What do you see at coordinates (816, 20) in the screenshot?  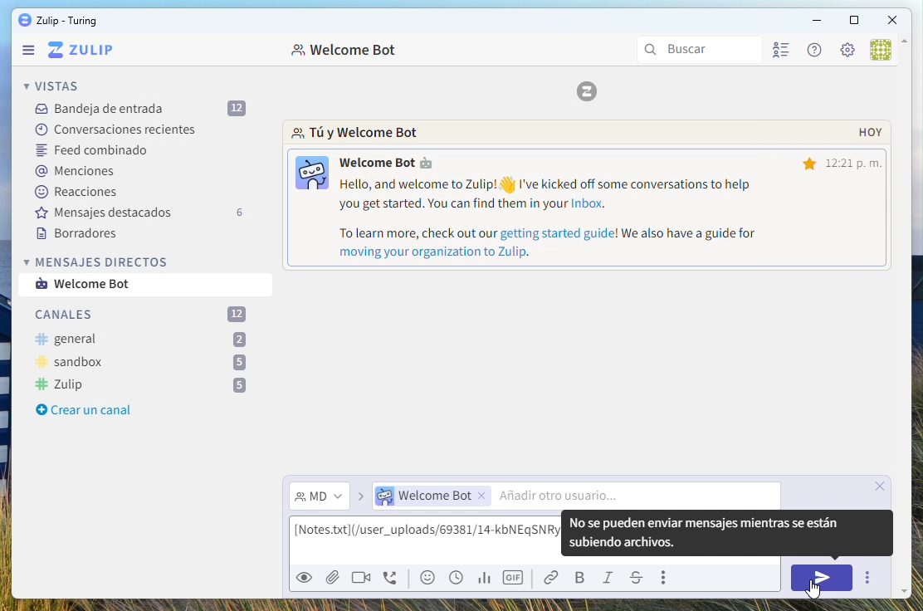 I see `Minimize` at bounding box center [816, 20].